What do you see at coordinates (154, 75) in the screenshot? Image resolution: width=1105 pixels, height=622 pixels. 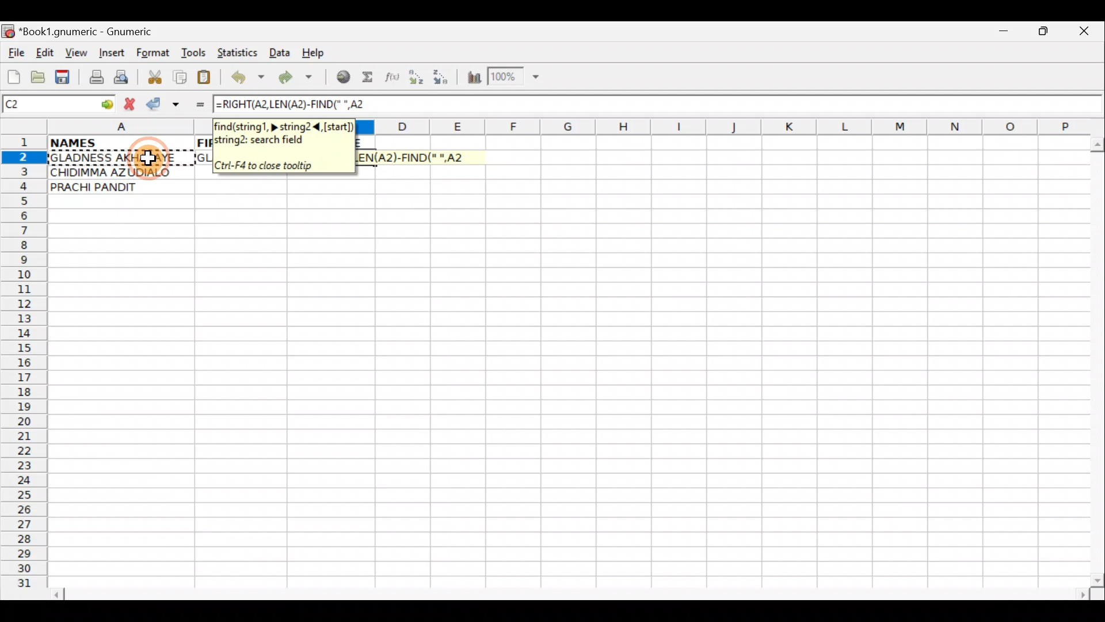 I see `Cut selection` at bounding box center [154, 75].